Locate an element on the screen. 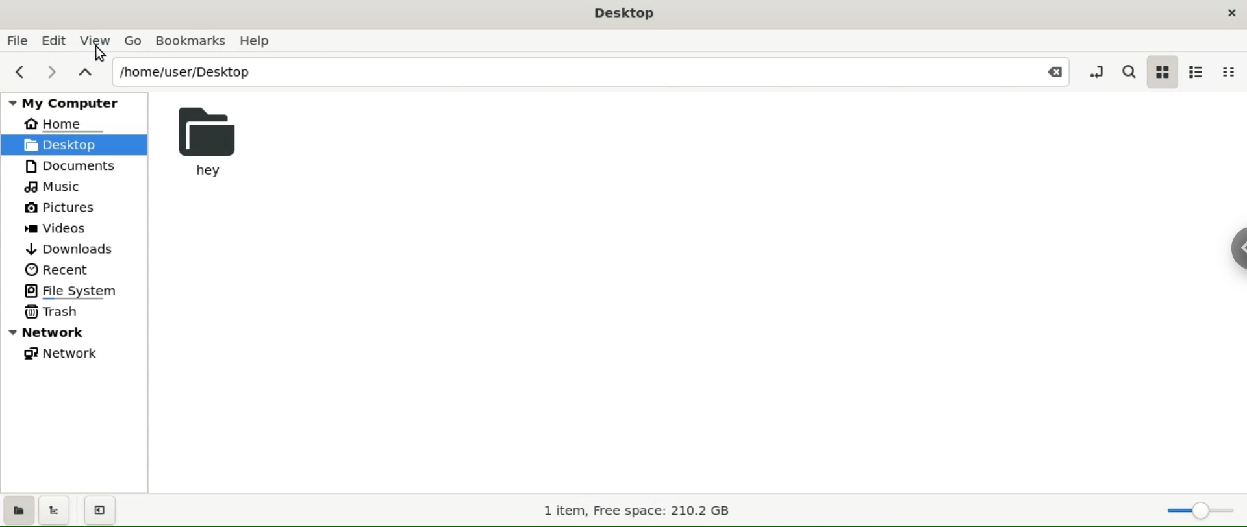  next is located at coordinates (53, 72).